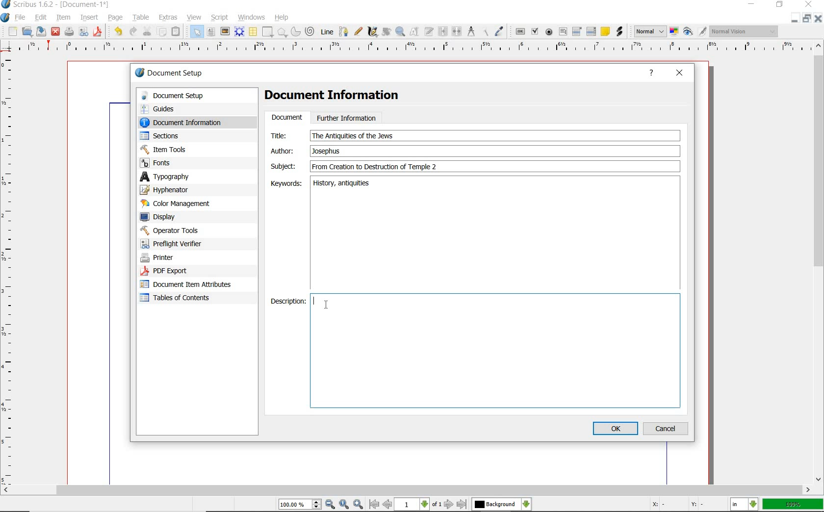 The height and width of the screenshot is (512, 824). Describe the element at coordinates (358, 31) in the screenshot. I see `freehand line` at that location.